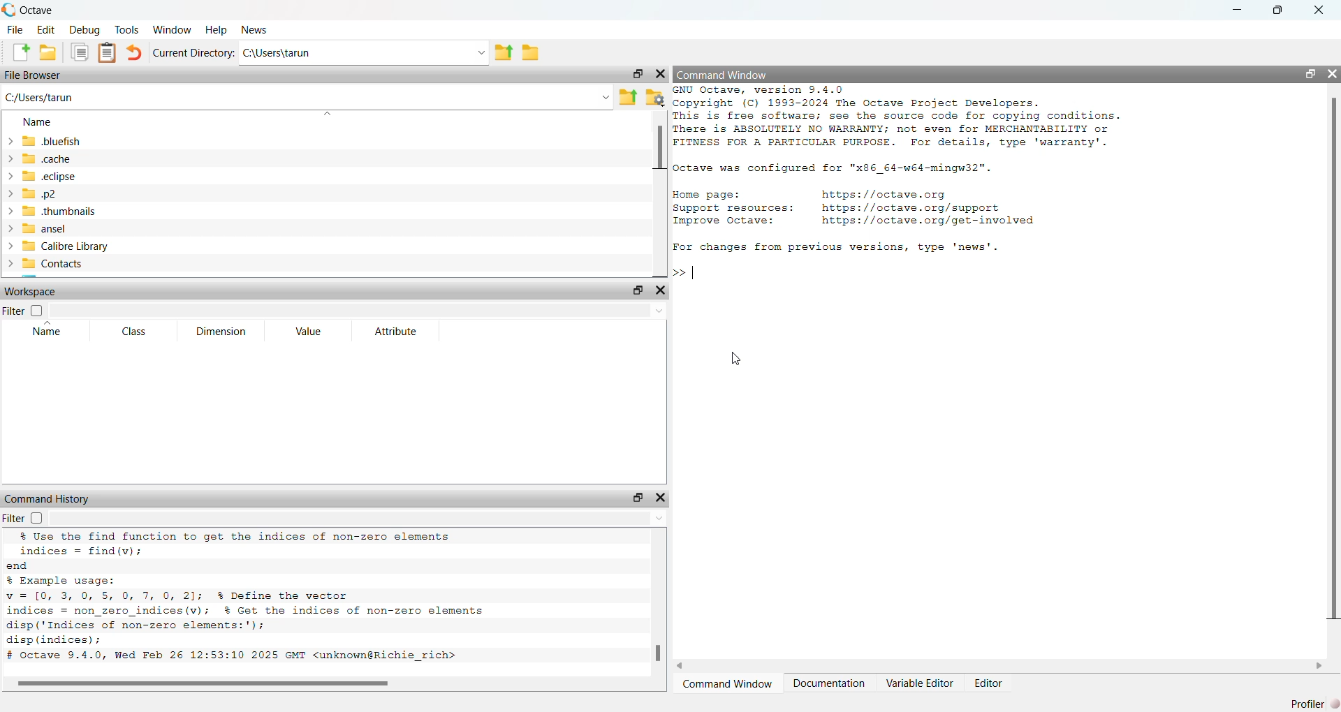 The width and height of the screenshot is (1341, 712). I want to click on close, so click(661, 292).